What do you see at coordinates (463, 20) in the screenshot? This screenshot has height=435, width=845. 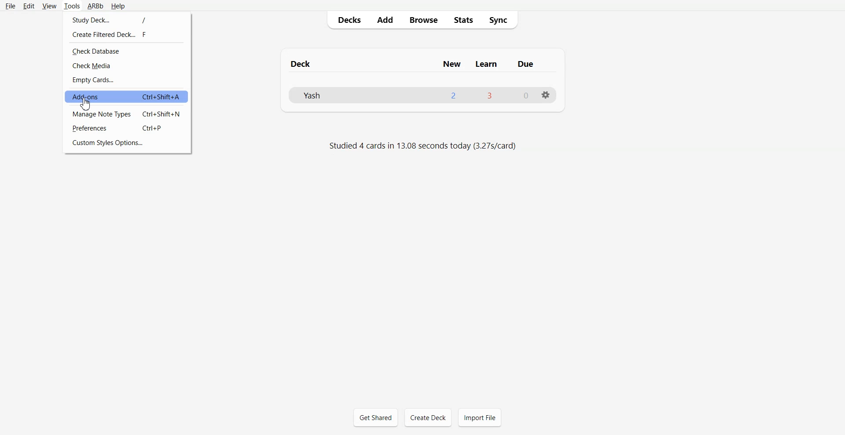 I see `Stats` at bounding box center [463, 20].